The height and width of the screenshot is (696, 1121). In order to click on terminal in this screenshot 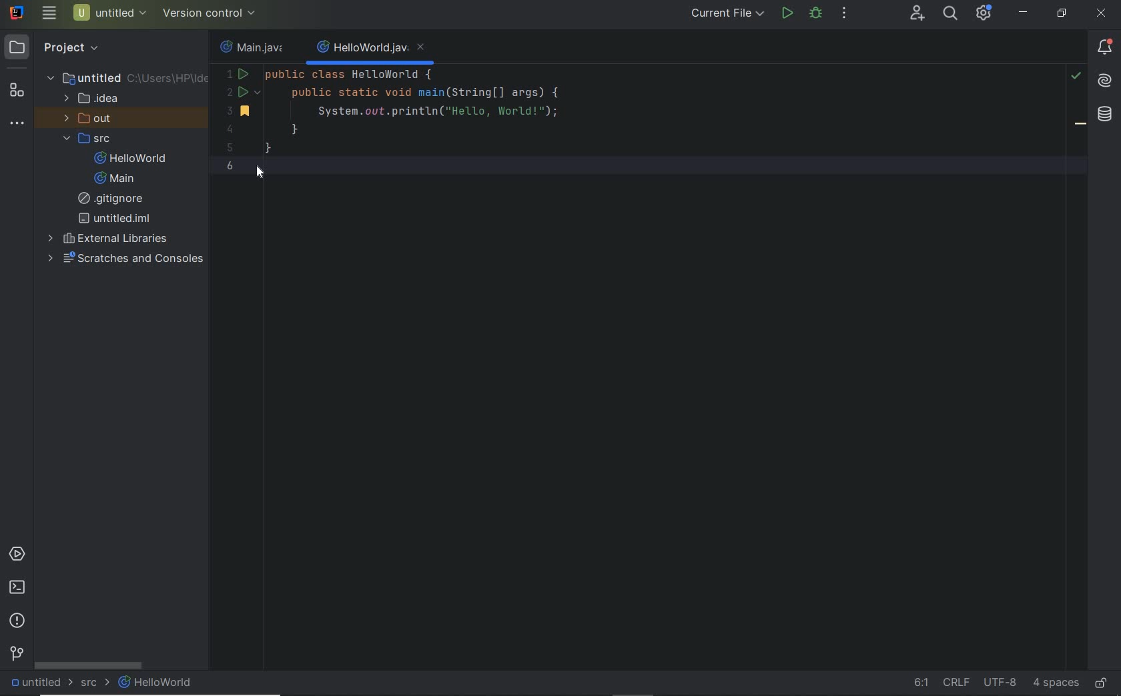, I will do `click(17, 588)`.